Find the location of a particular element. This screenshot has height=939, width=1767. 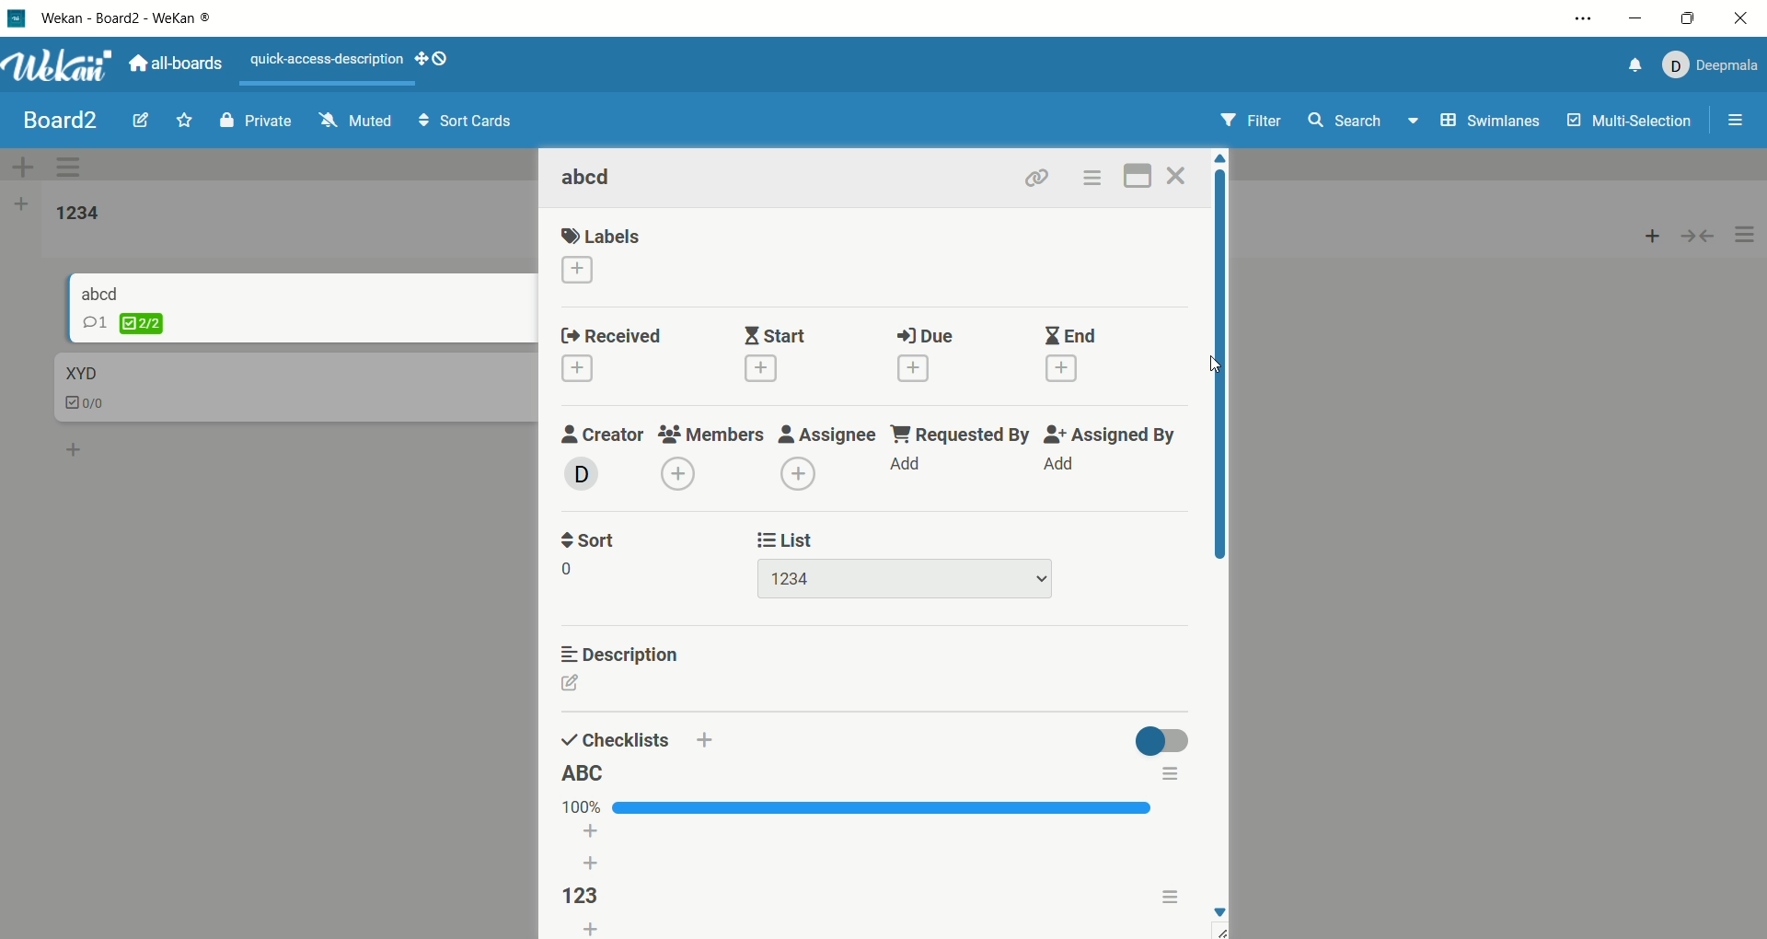

multi-selection is located at coordinates (1632, 122).